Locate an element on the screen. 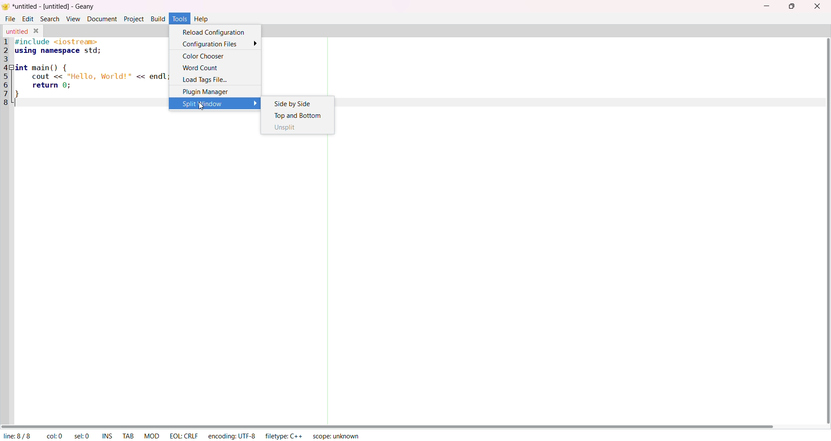 The width and height of the screenshot is (831, 441). Plugin Manager is located at coordinates (204, 92).